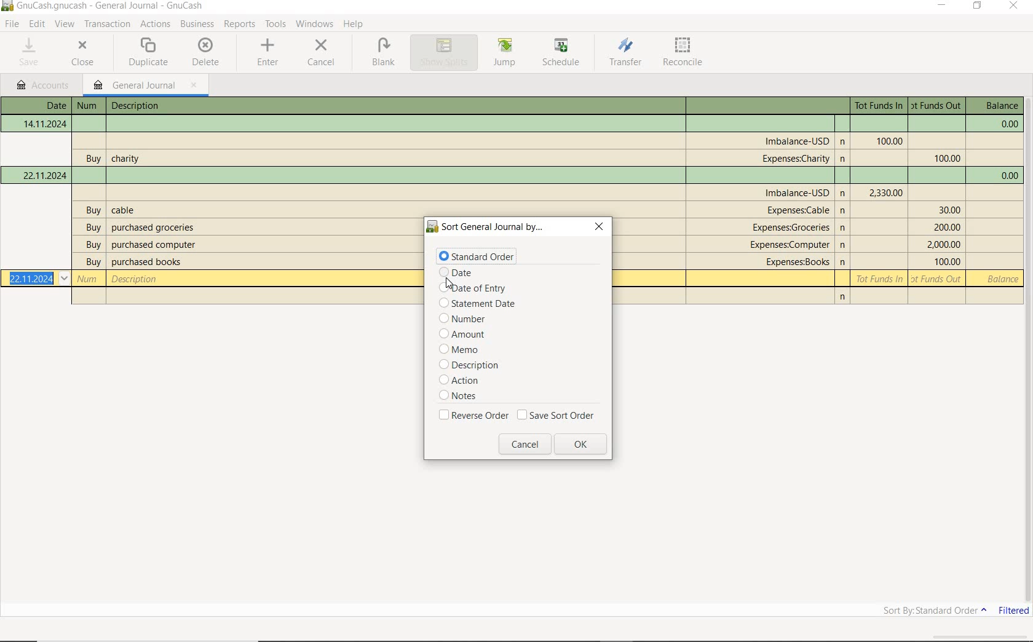  What do you see at coordinates (844, 194) in the screenshot?
I see `` at bounding box center [844, 194].